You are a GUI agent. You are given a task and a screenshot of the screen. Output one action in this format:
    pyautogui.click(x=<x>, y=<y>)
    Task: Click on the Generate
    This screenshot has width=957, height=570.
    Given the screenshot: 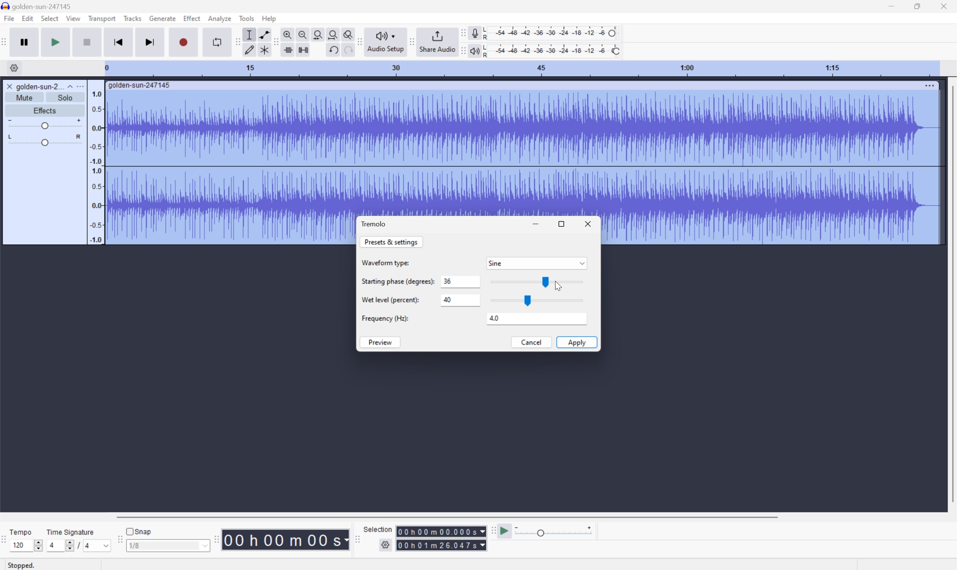 What is the action you would take?
    pyautogui.click(x=163, y=19)
    